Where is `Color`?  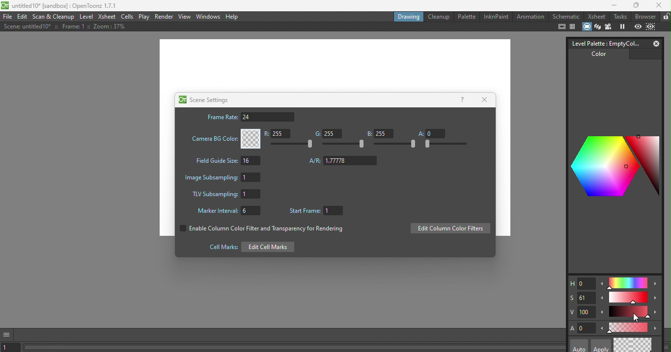
Color is located at coordinates (596, 56).